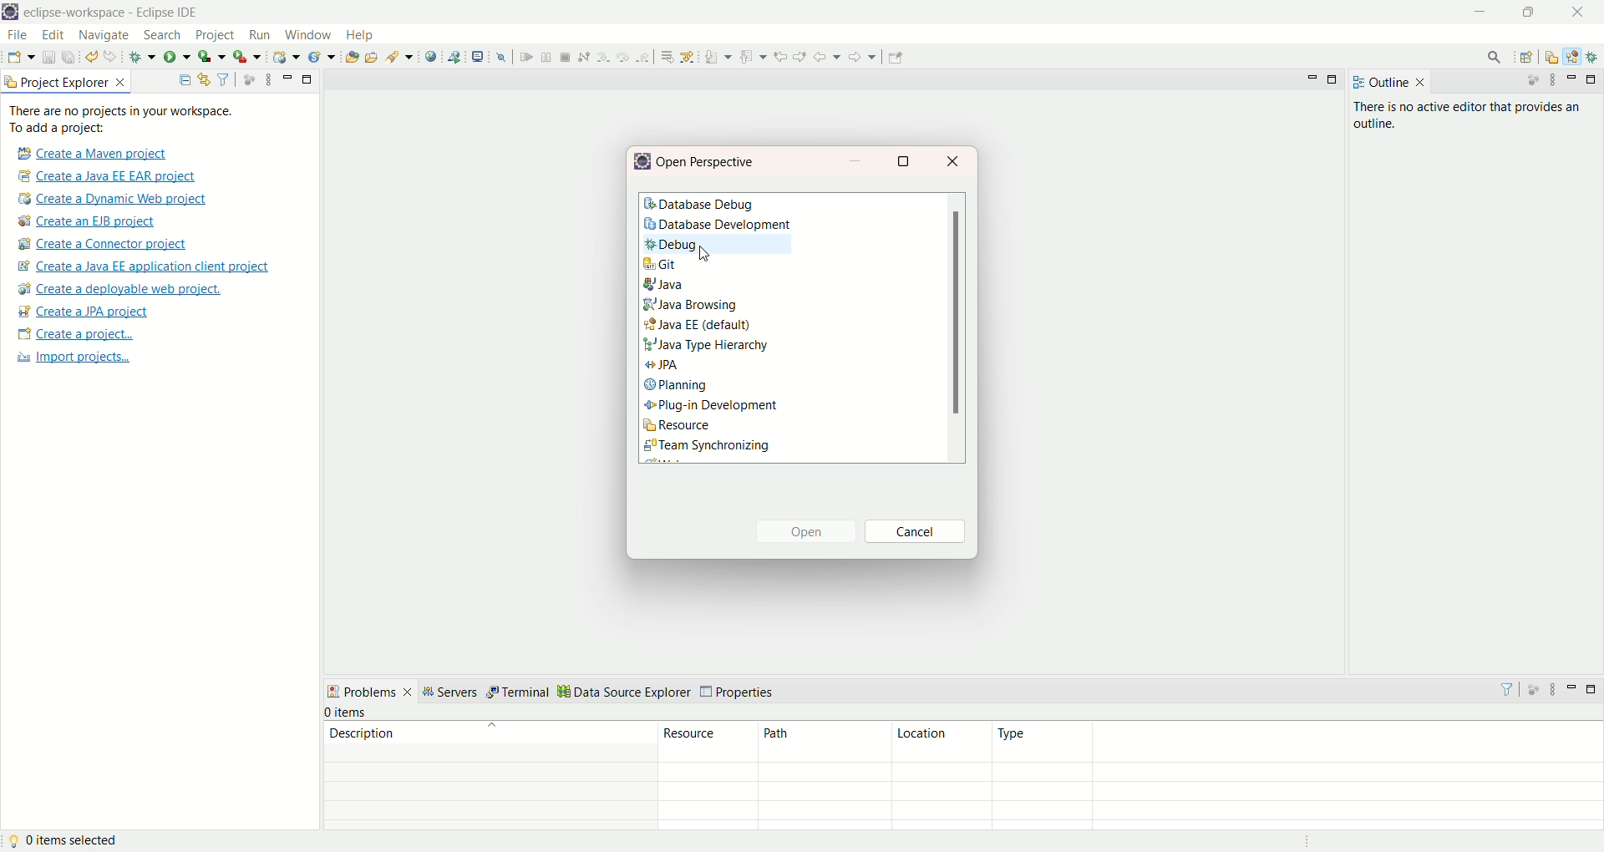 This screenshot has height=852, width=1604. I want to click on next annotation, so click(716, 56).